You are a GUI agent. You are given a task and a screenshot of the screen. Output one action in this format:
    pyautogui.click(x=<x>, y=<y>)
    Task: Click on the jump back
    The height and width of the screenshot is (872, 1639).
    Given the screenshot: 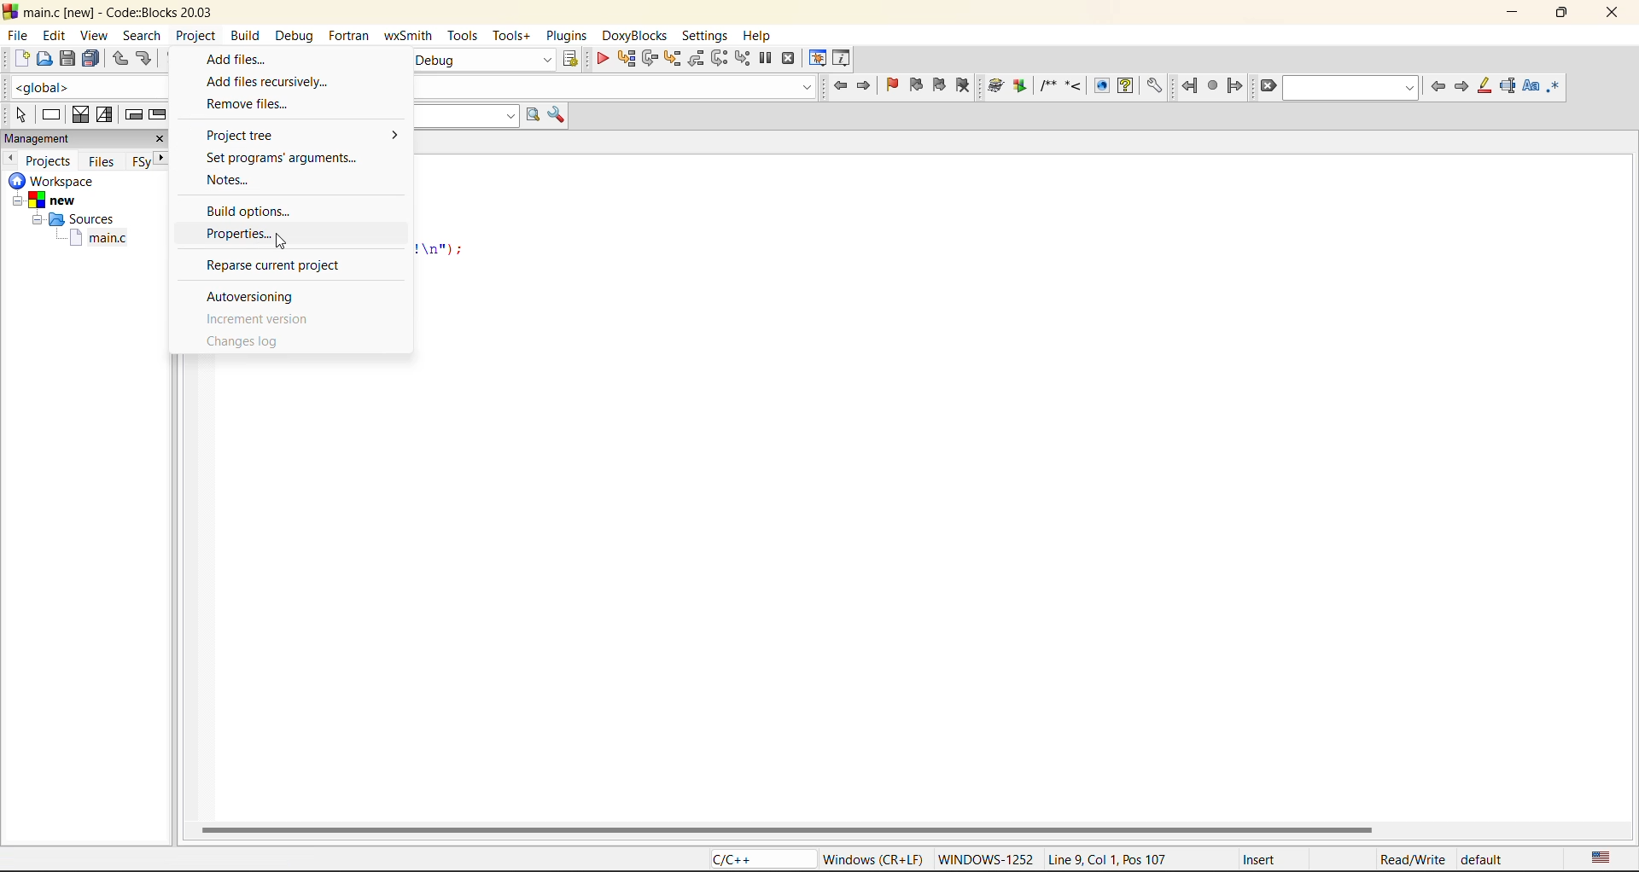 What is the action you would take?
    pyautogui.click(x=1188, y=86)
    